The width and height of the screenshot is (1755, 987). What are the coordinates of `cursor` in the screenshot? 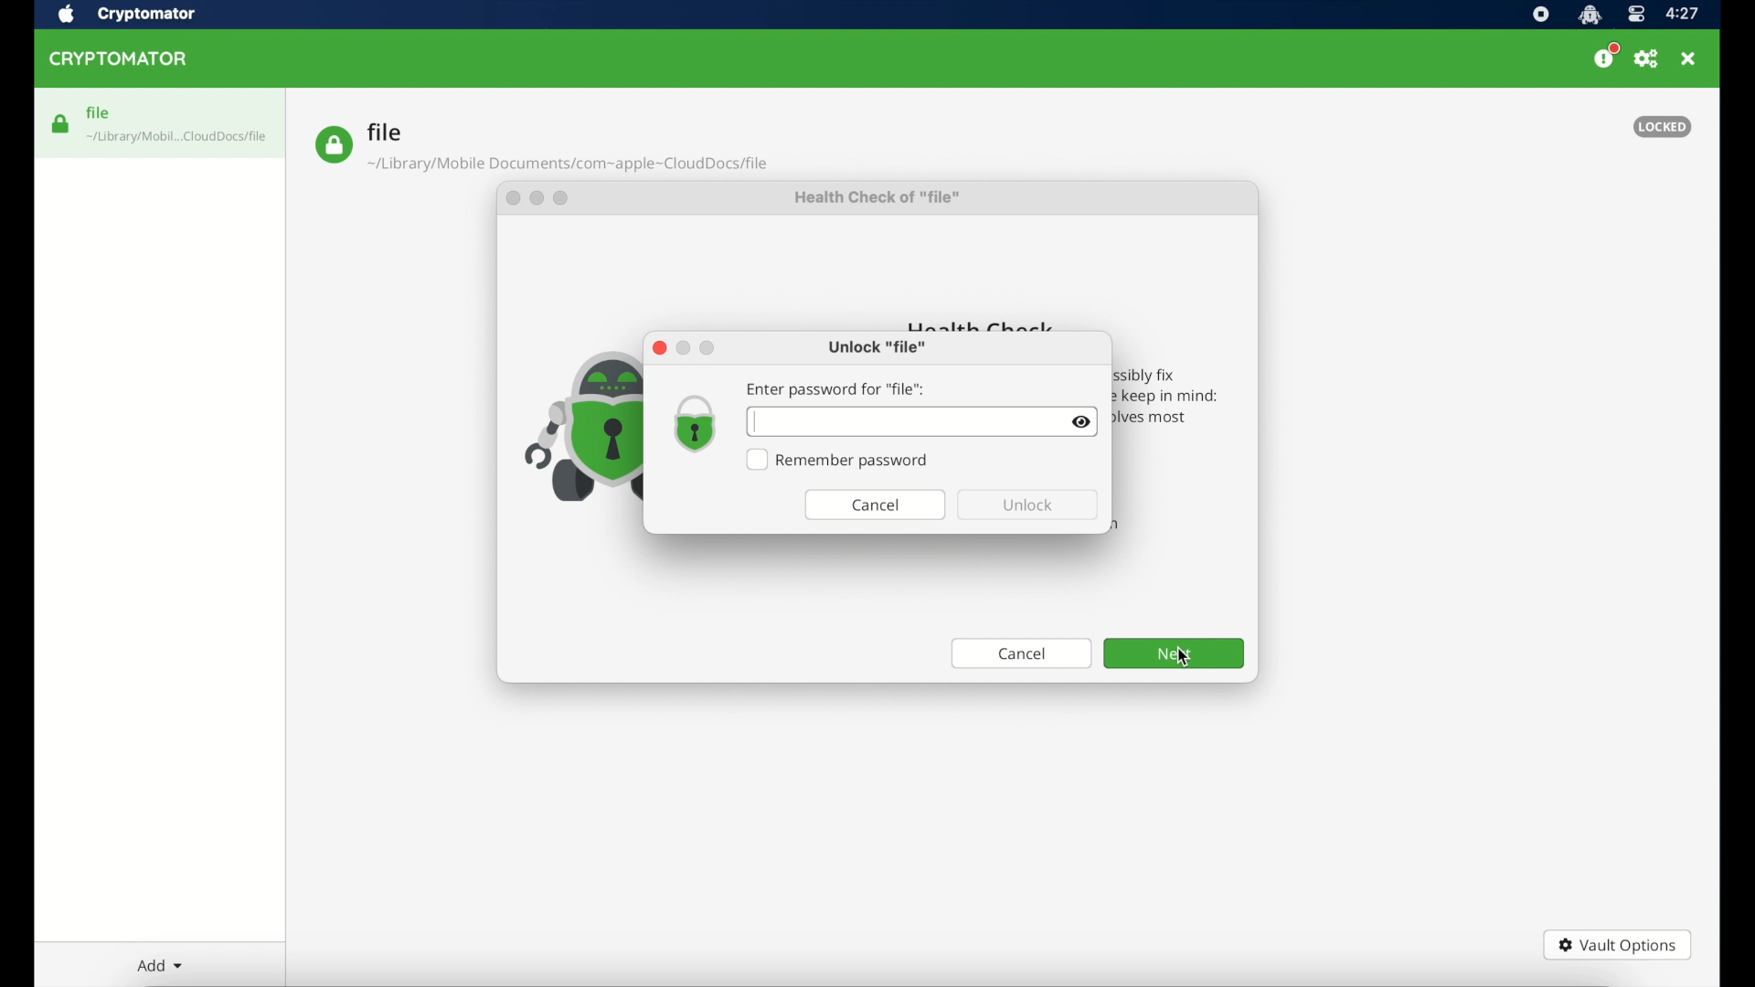 It's located at (1185, 658).